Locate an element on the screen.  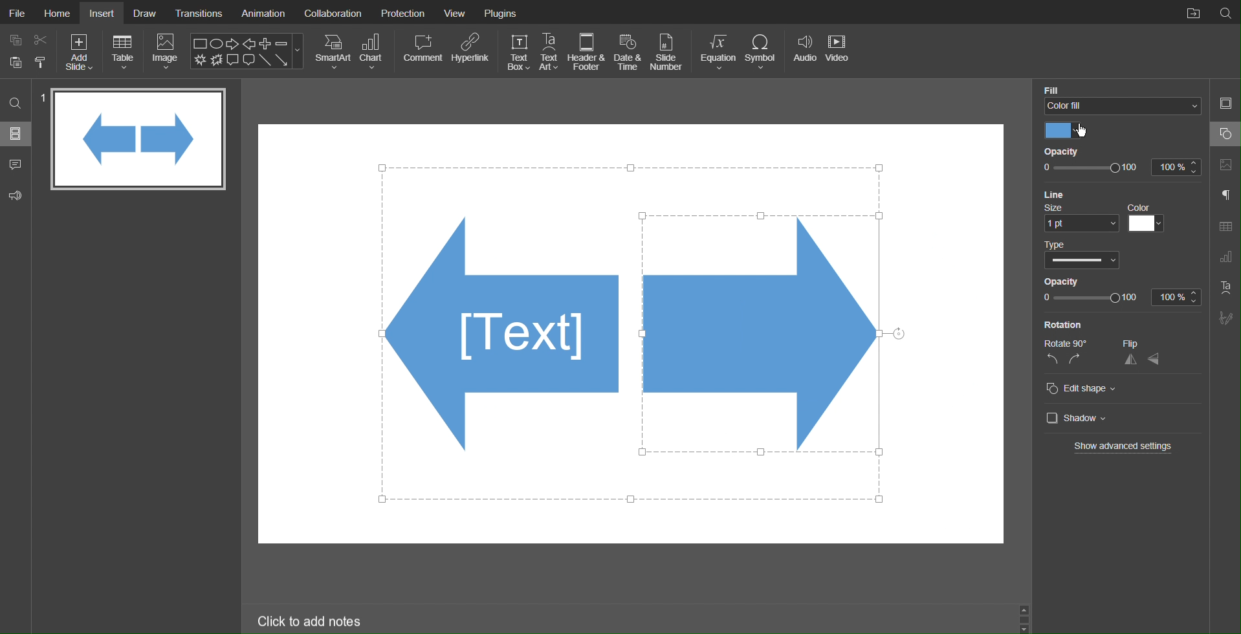
Text Box is located at coordinates (518, 52).